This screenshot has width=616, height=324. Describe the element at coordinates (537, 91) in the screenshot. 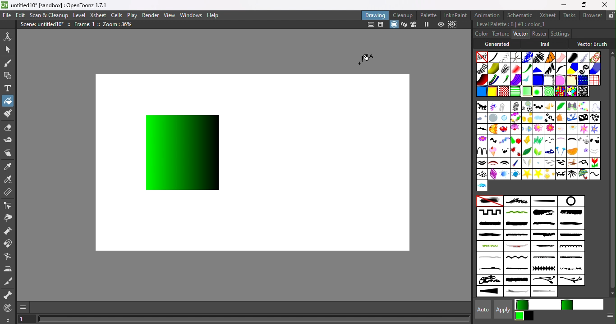

I see `Radial gradient` at that location.